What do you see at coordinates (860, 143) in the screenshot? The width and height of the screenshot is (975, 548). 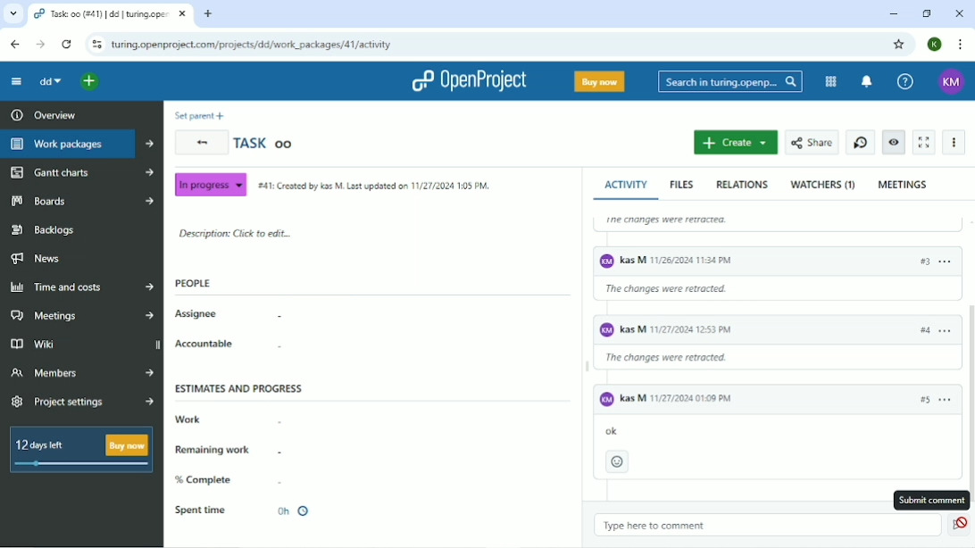 I see `Start new timer` at bounding box center [860, 143].